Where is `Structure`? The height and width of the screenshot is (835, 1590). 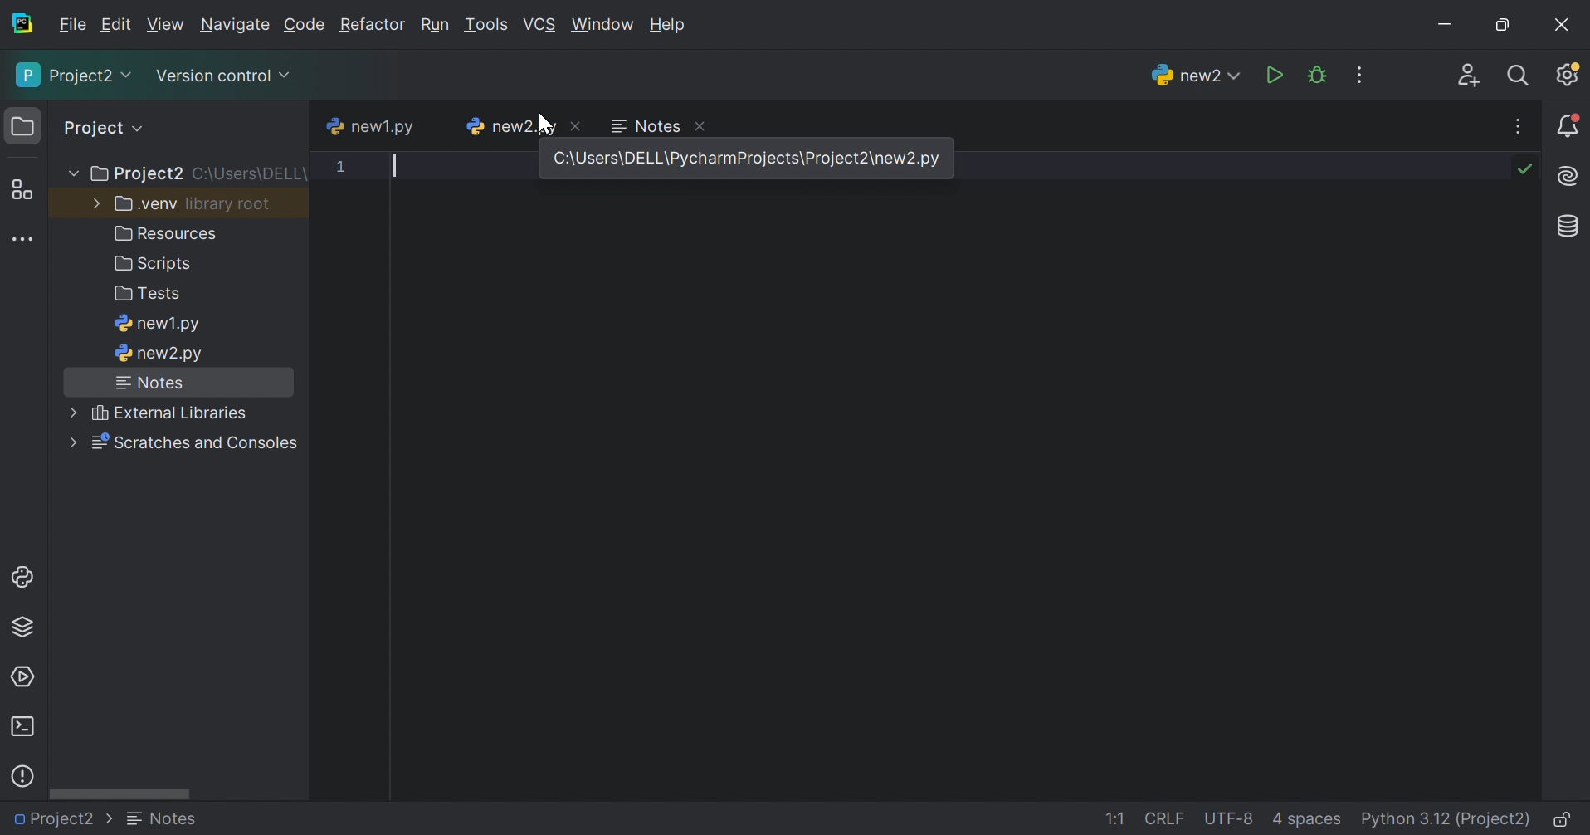 Structure is located at coordinates (21, 189).